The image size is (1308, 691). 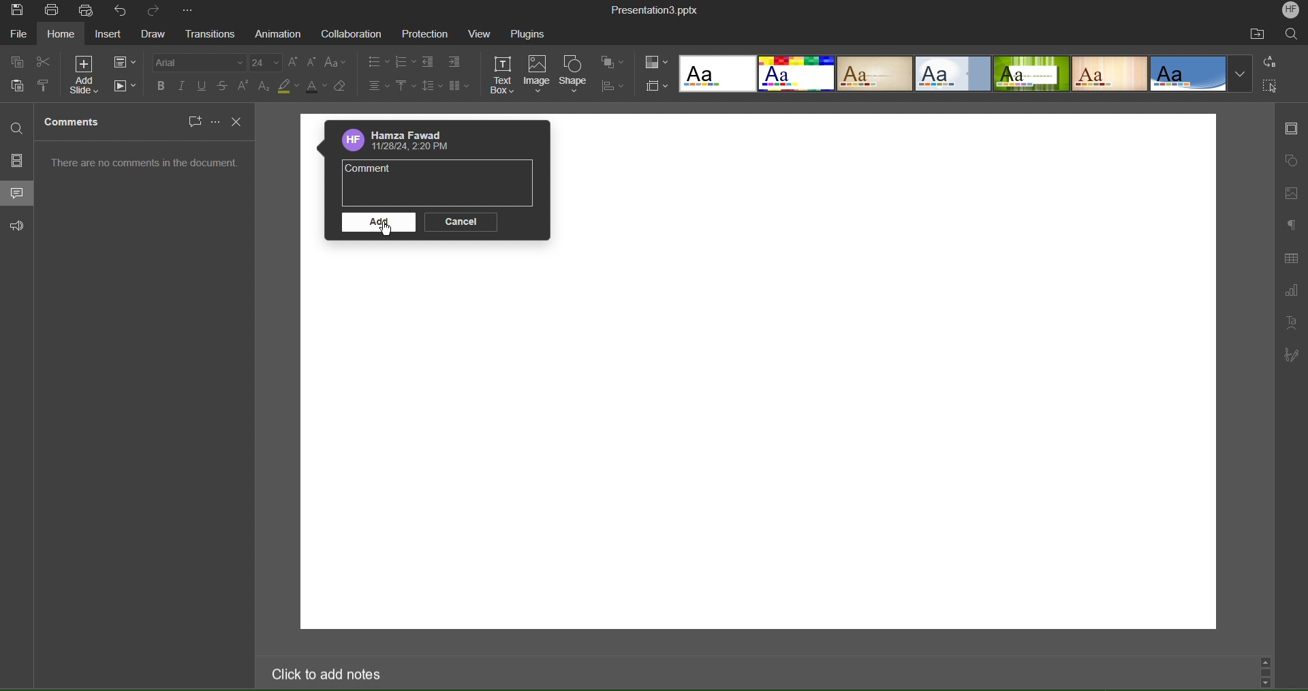 I want to click on Text Color, so click(x=315, y=87).